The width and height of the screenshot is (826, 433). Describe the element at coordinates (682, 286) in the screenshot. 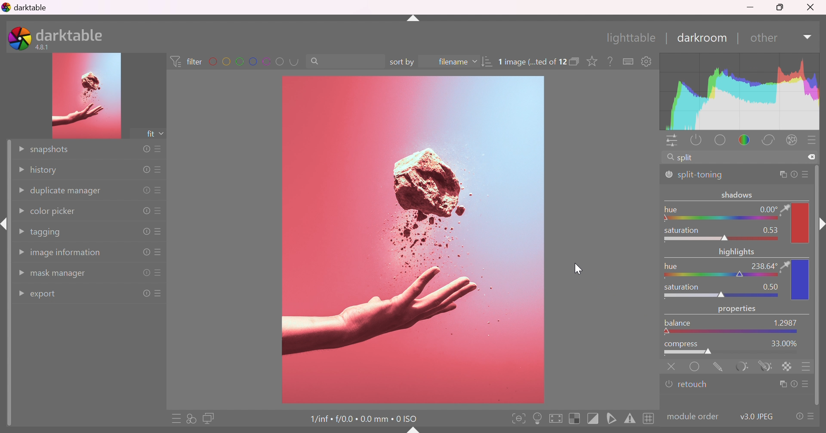

I see `saturation` at that location.